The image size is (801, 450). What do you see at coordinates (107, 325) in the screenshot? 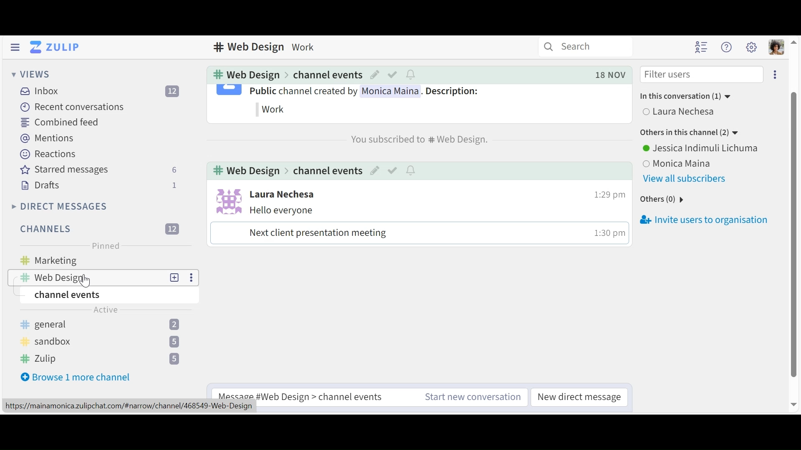
I see `general` at bounding box center [107, 325].